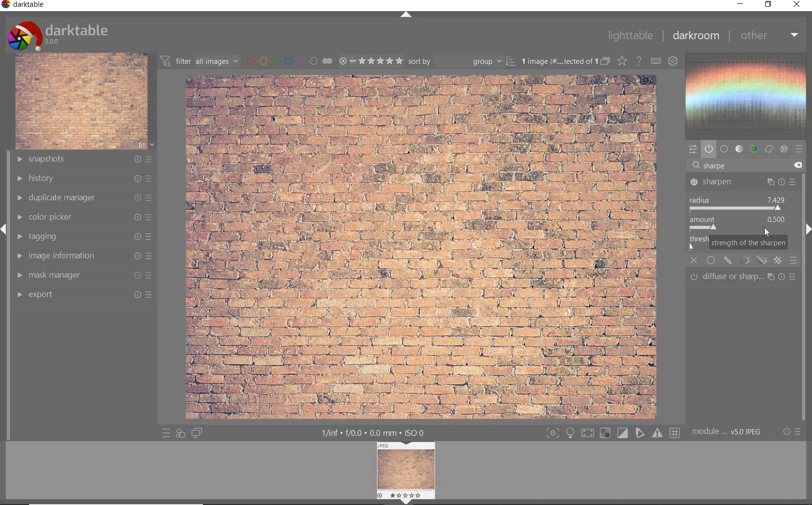 Image resolution: width=812 pixels, height=505 pixels. Describe the element at coordinates (672, 61) in the screenshot. I see `show global preference` at that location.